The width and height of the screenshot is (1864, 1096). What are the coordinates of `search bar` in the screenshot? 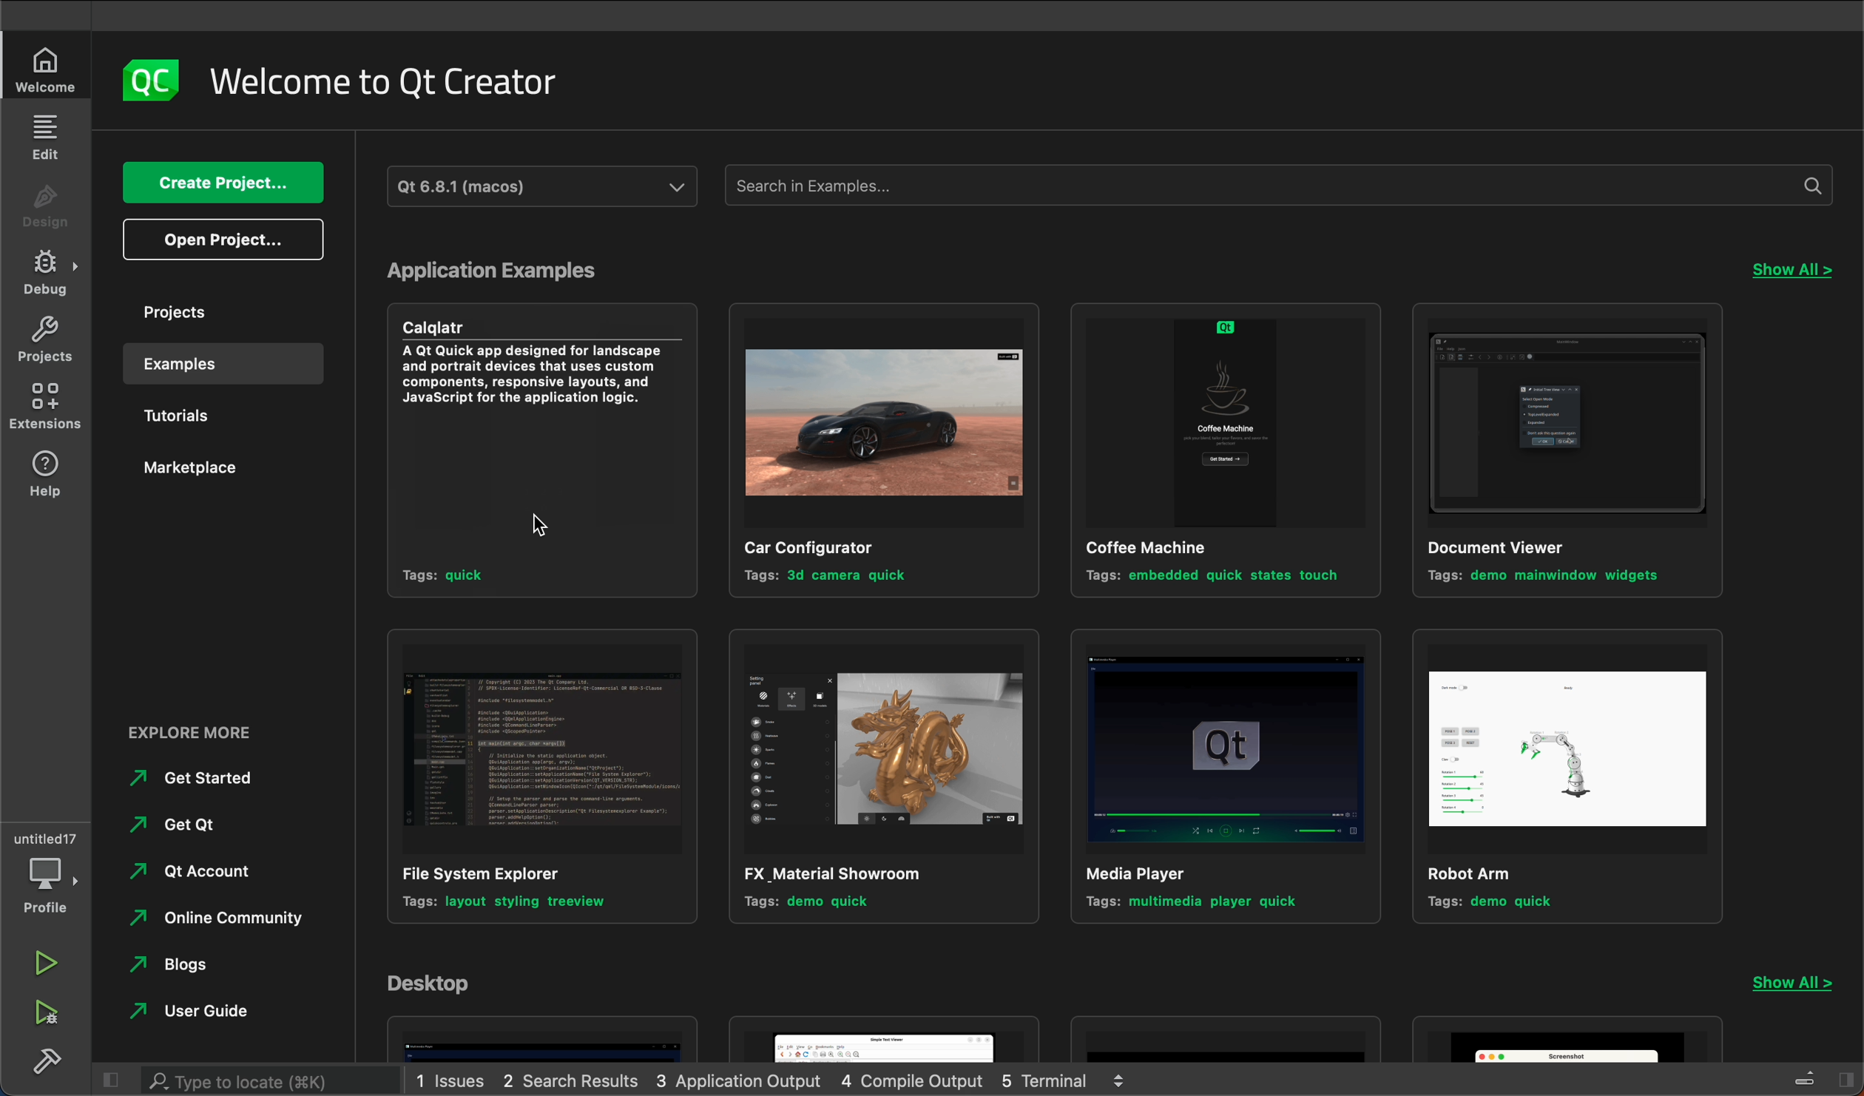 It's located at (1280, 184).